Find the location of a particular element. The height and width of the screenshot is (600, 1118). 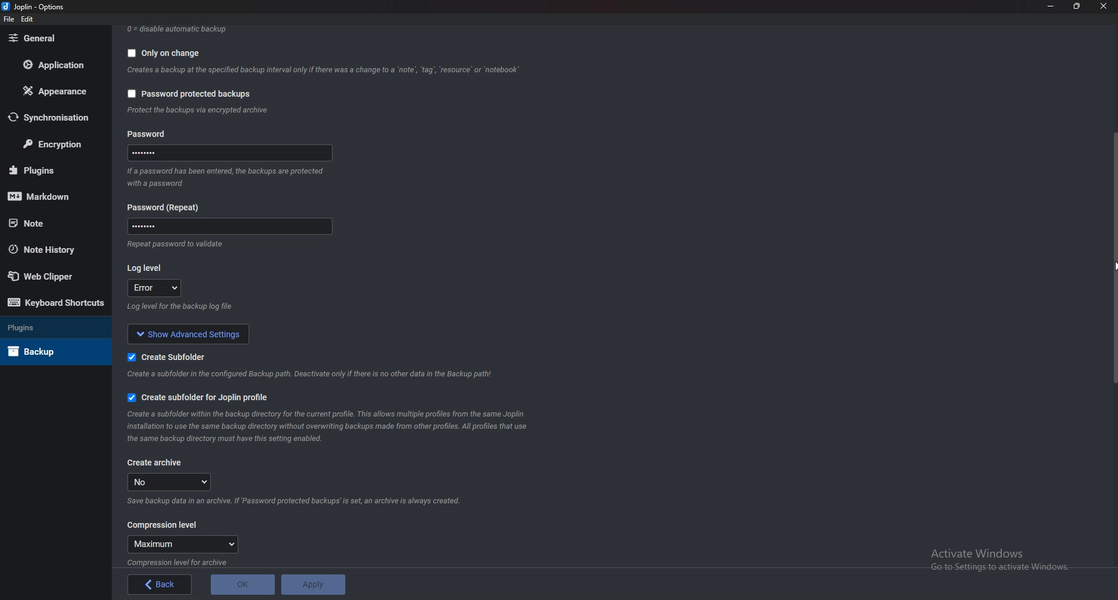

Back up is located at coordinates (51, 351).